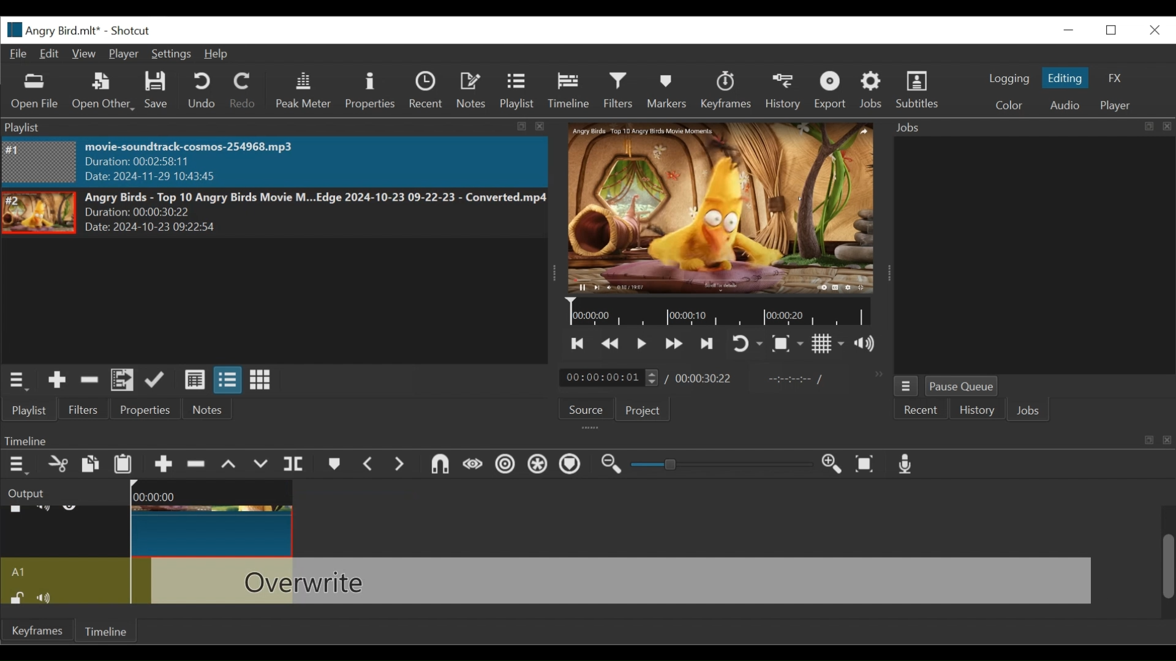 This screenshot has width=1176, height=661. What do you see at coordinates (976, 410) in the screenshot?
I see `History` at bounding box center [976, 410].